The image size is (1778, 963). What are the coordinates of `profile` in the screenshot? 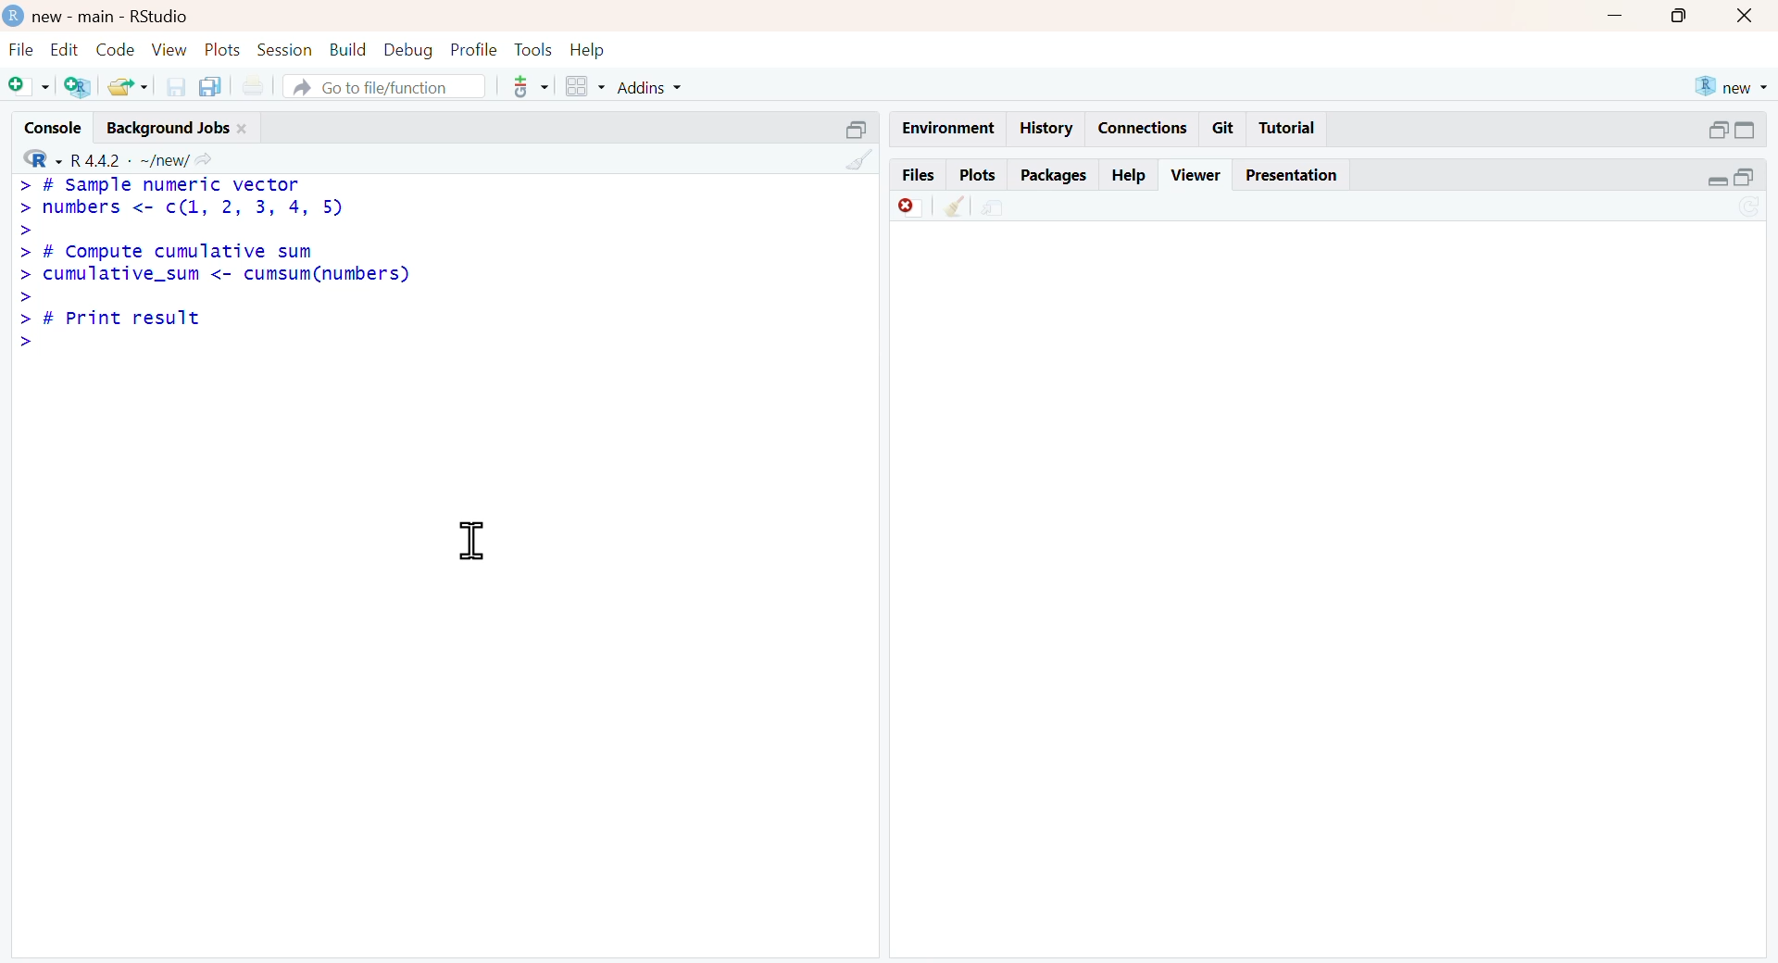 It's located at (476, 49).